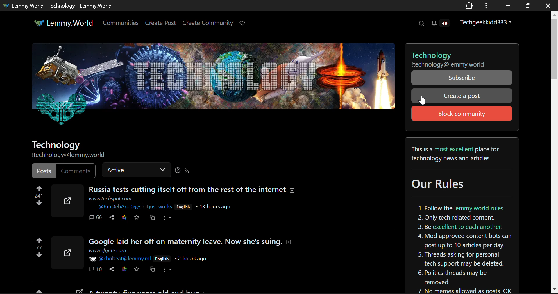 The width and height of the screenshot is (558, 294). I want to click on Cross-post, so click(152, 218).